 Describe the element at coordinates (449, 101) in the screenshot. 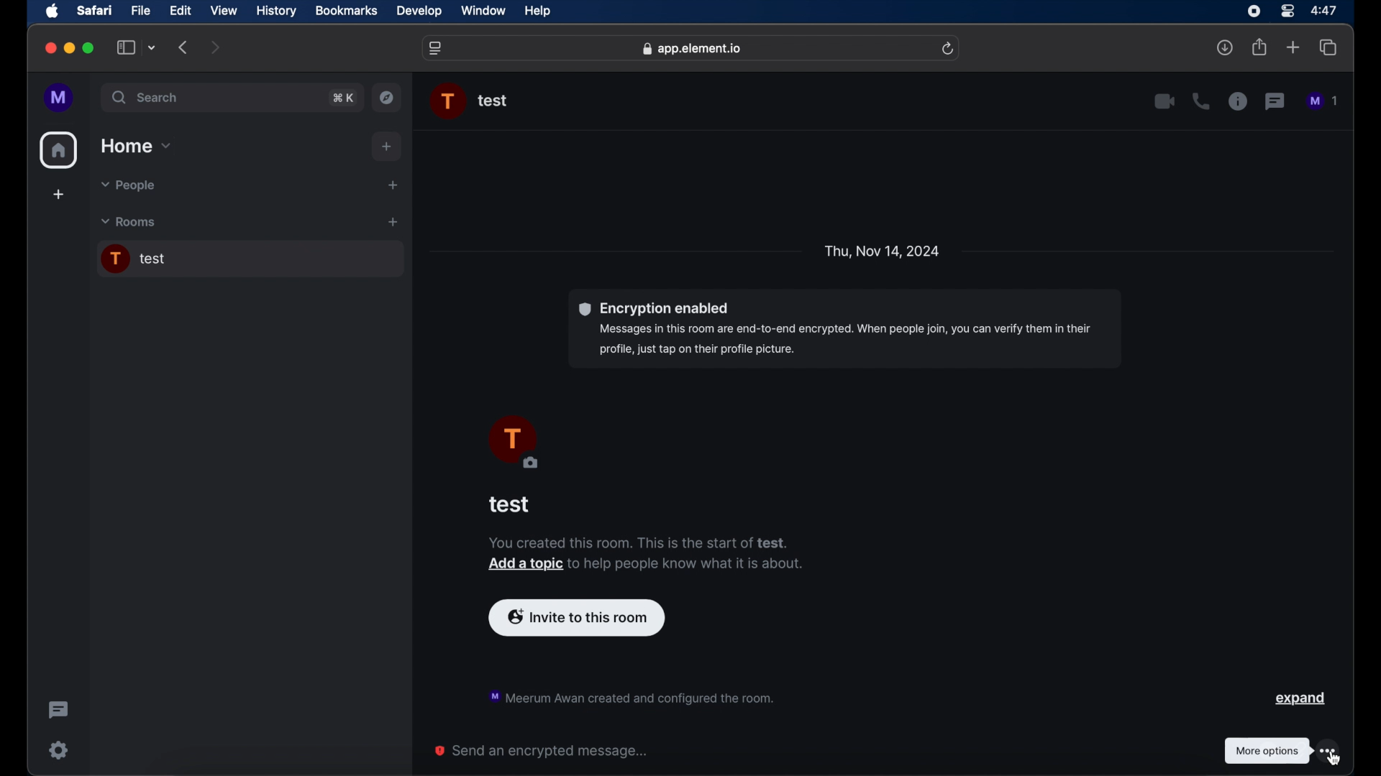

I see `profile picture` at that location.